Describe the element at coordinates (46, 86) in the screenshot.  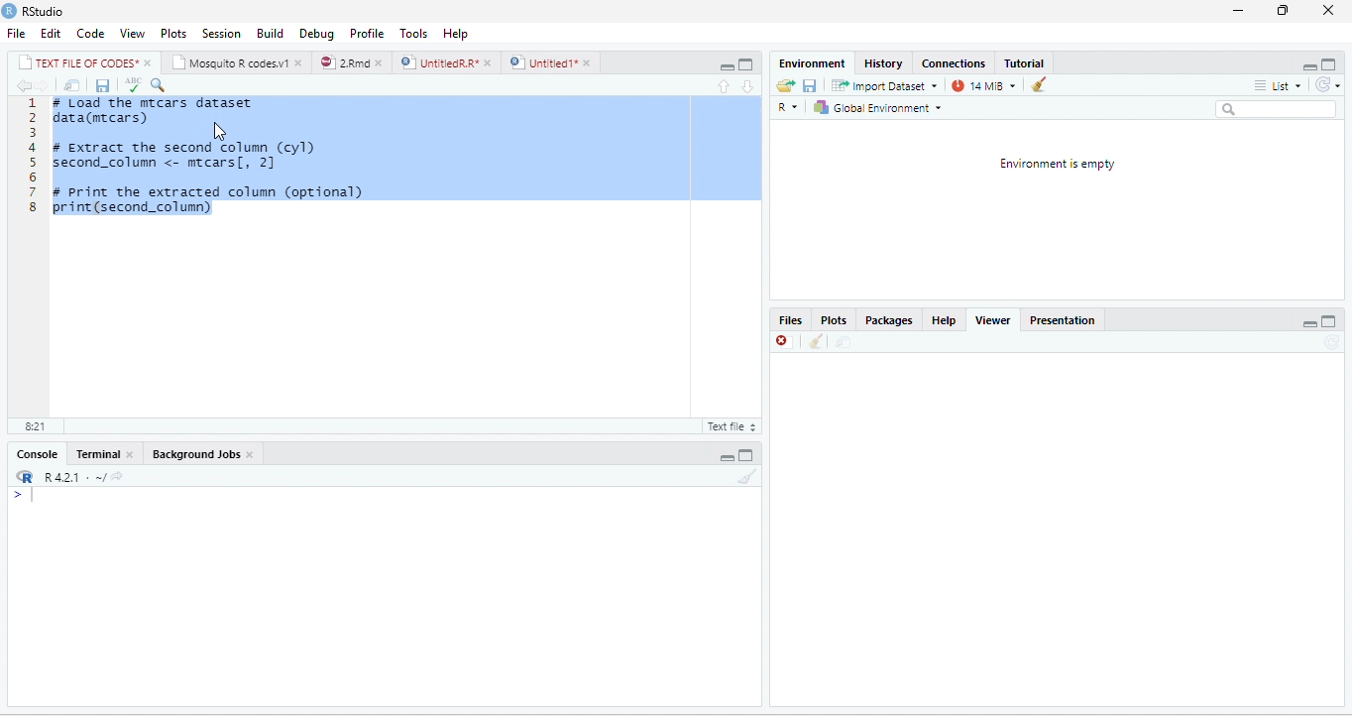
I see `next` at that location.